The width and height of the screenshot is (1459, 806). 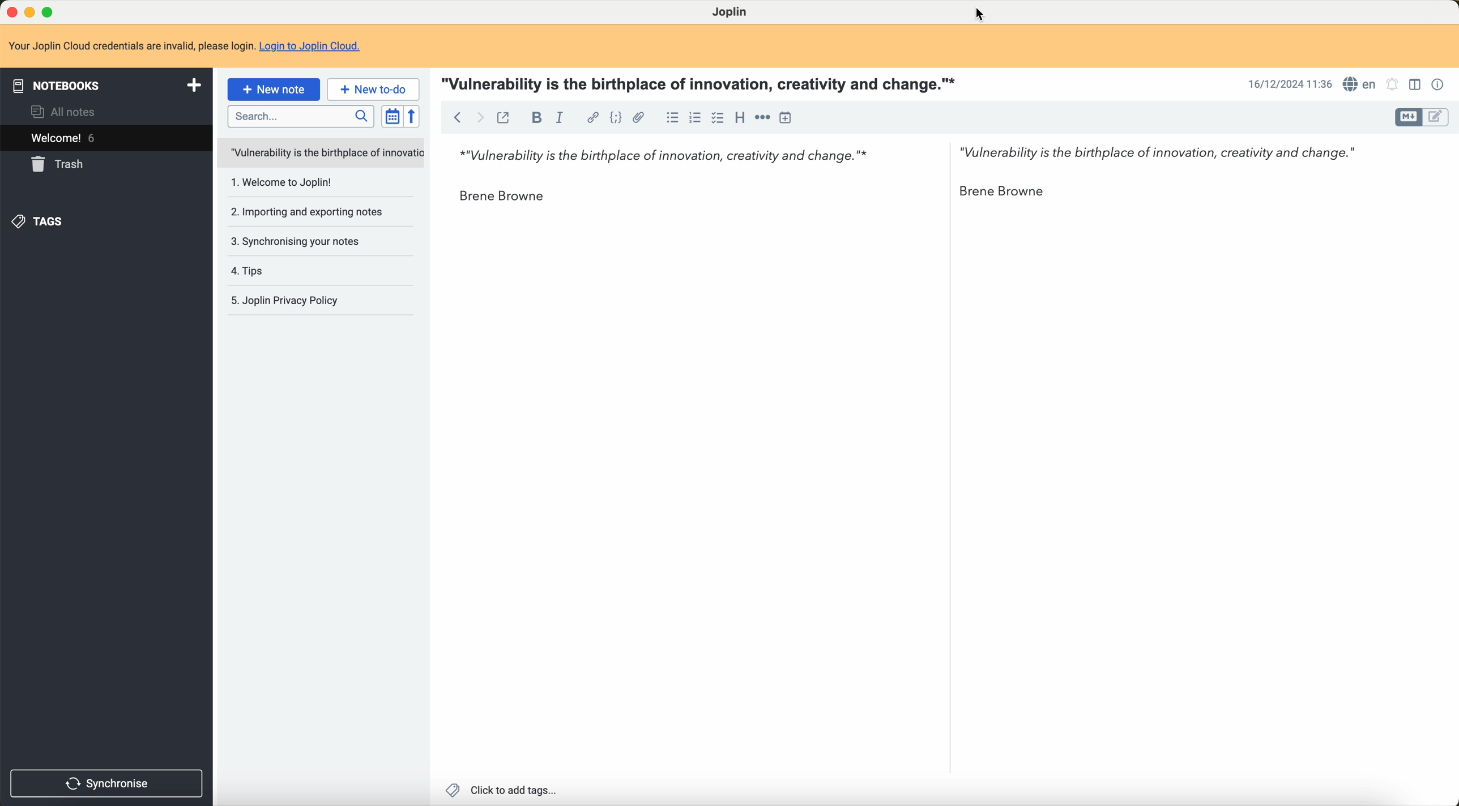 What do you see at coordinates (1438, 84) in the screenshot?
I see `note properties` at bounding box center [1438, 84].